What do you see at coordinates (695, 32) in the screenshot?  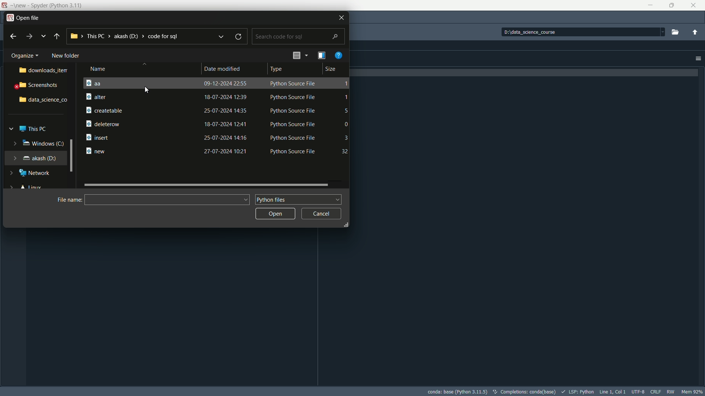 I see `change to parent directory` at bounding box center [695, 32].